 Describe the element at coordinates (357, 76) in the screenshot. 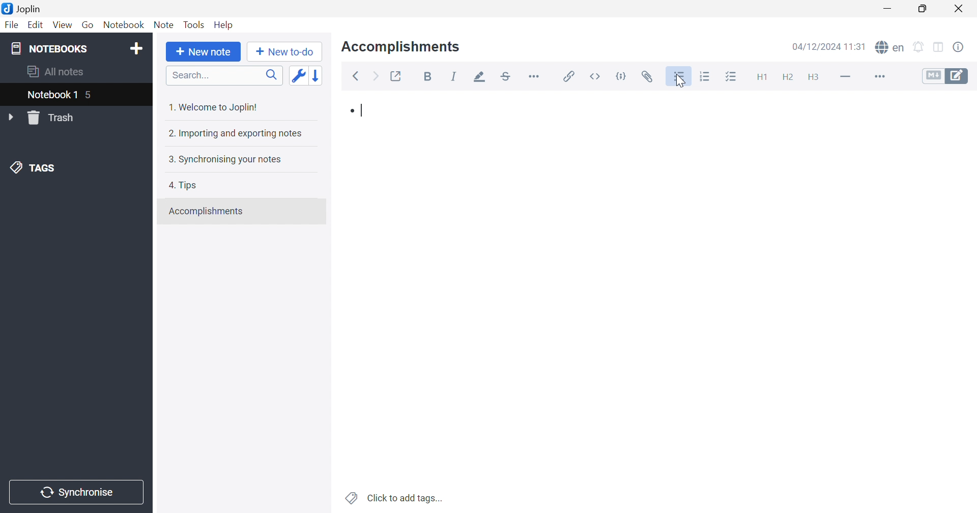

I see `Back` at that location.